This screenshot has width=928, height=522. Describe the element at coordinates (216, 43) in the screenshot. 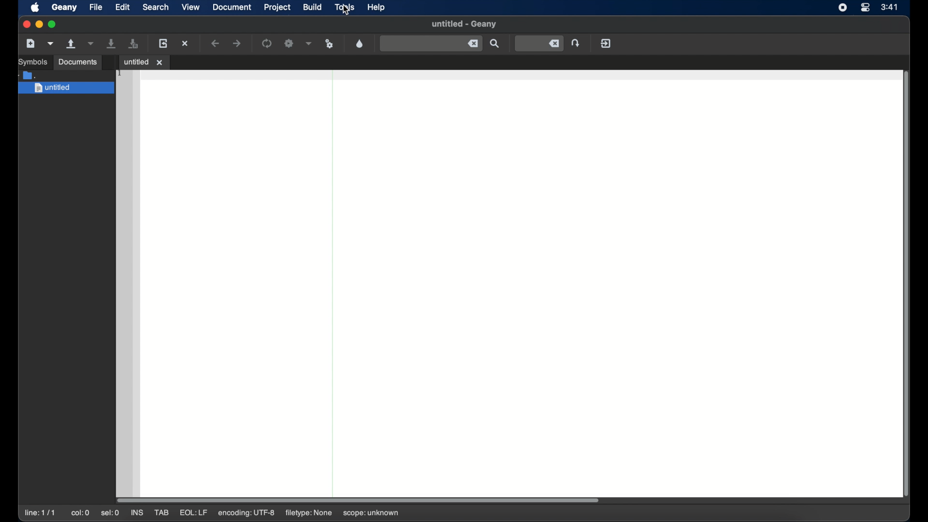

I see `navigate back a location` at that location.